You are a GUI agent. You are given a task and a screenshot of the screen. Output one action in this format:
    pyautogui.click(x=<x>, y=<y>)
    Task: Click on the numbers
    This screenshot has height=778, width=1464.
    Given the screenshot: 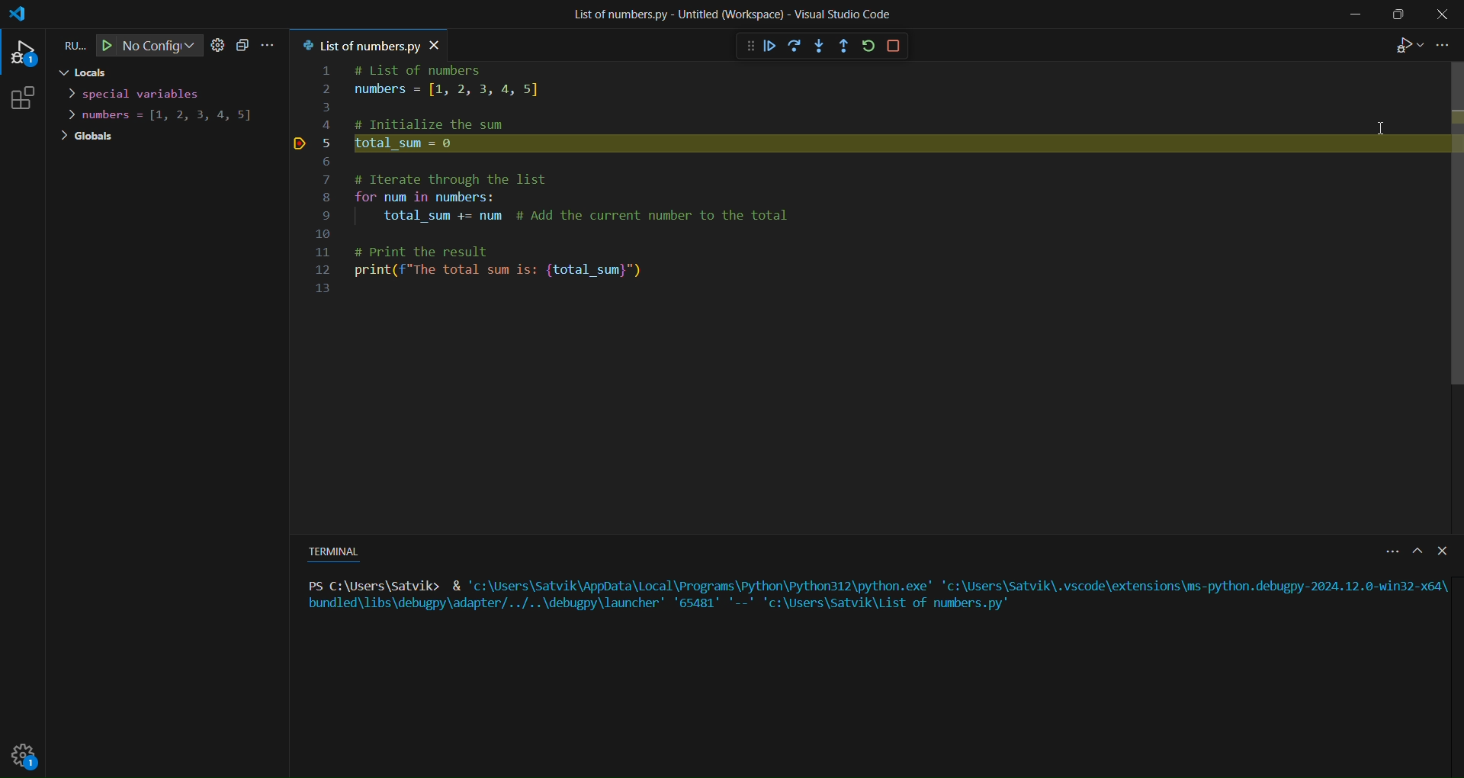 What is the action you would take?
    pyautogui.click(x=168, y=117)
    